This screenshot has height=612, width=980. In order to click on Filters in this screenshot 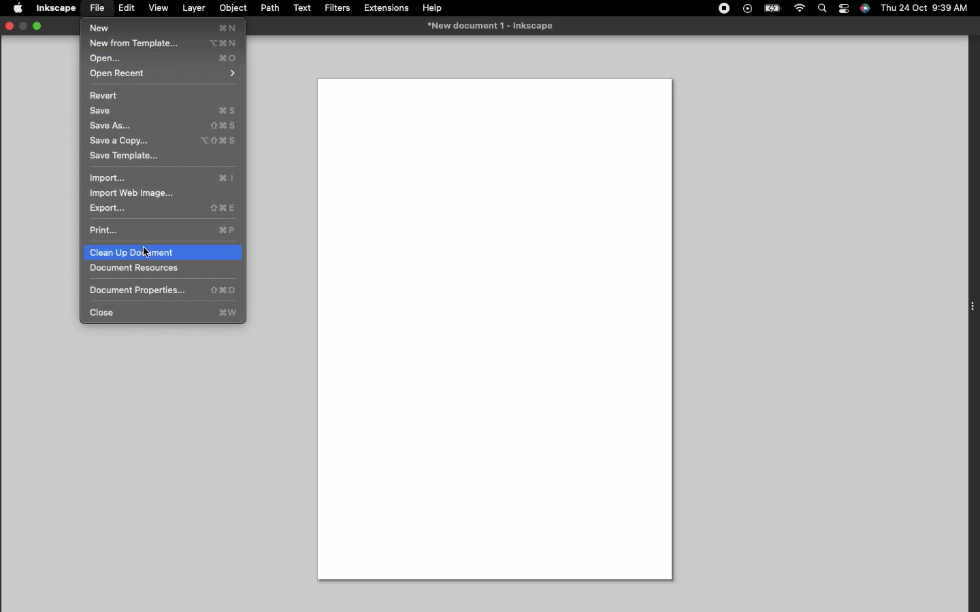, I will do `click(338, 8)`.